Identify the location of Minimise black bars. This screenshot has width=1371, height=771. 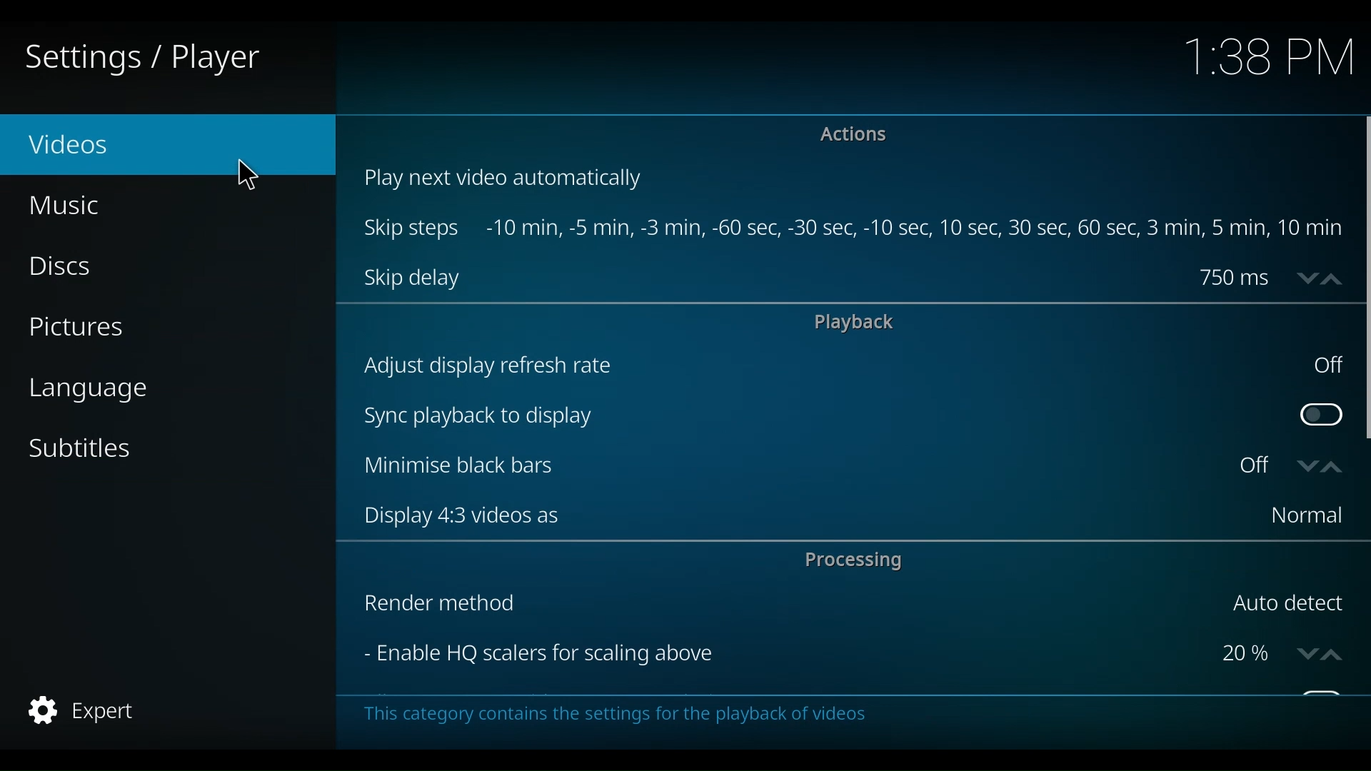
(795, 466).